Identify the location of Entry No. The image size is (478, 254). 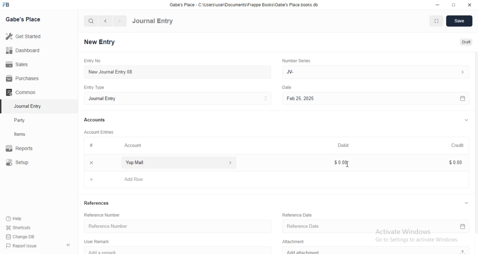
(91, 60).